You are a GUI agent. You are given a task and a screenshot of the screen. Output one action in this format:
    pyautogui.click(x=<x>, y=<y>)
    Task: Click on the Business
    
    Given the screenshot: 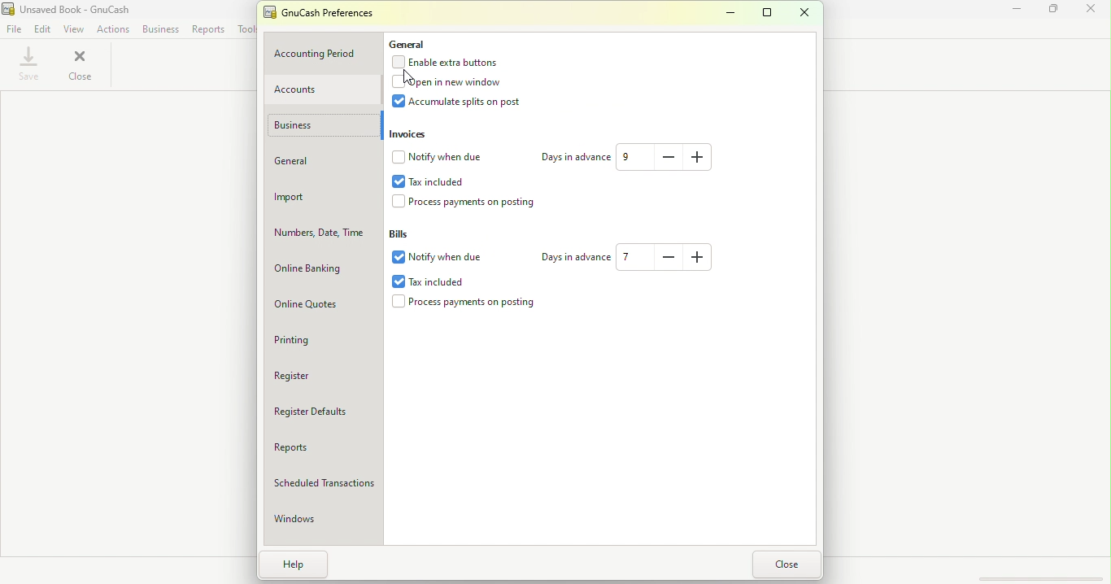 What is the action you would take?
    pyautogui.click(x=161, y=29)
    